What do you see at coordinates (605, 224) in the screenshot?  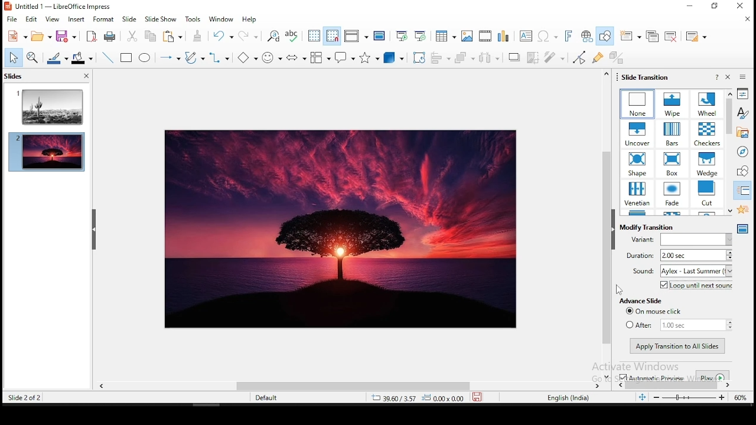 I see `scroll bar` at bounding box center [605, 224].